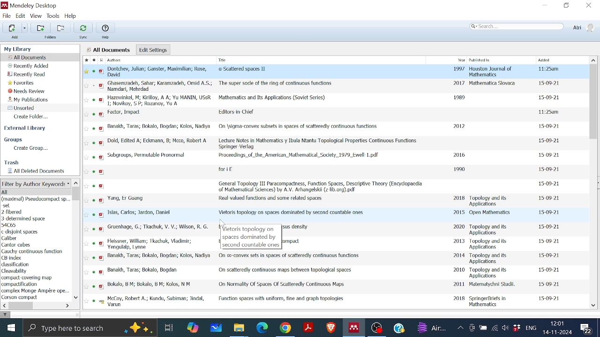  I want to click on My publications, so click(32, 100).